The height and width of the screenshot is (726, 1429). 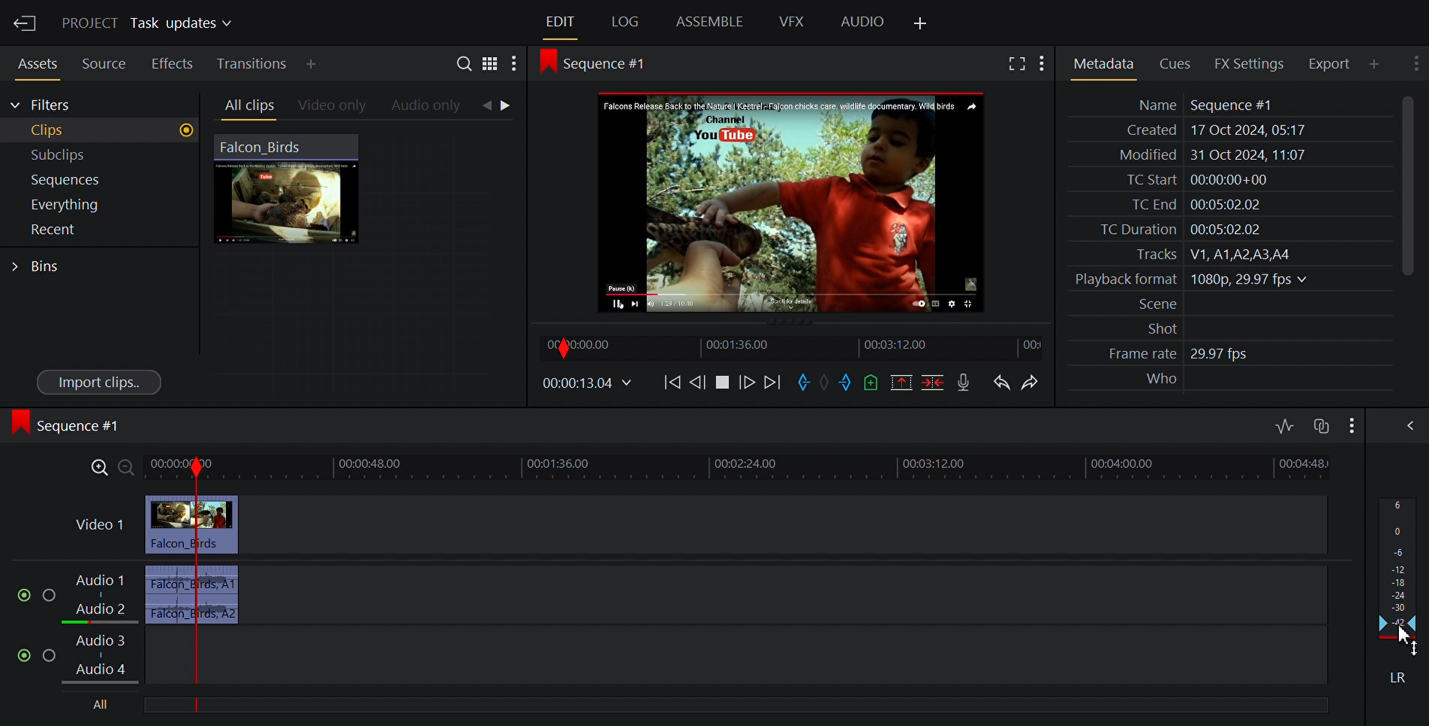 I want to click on TC End  00:05:02.02, so click(x=1188, y=205).